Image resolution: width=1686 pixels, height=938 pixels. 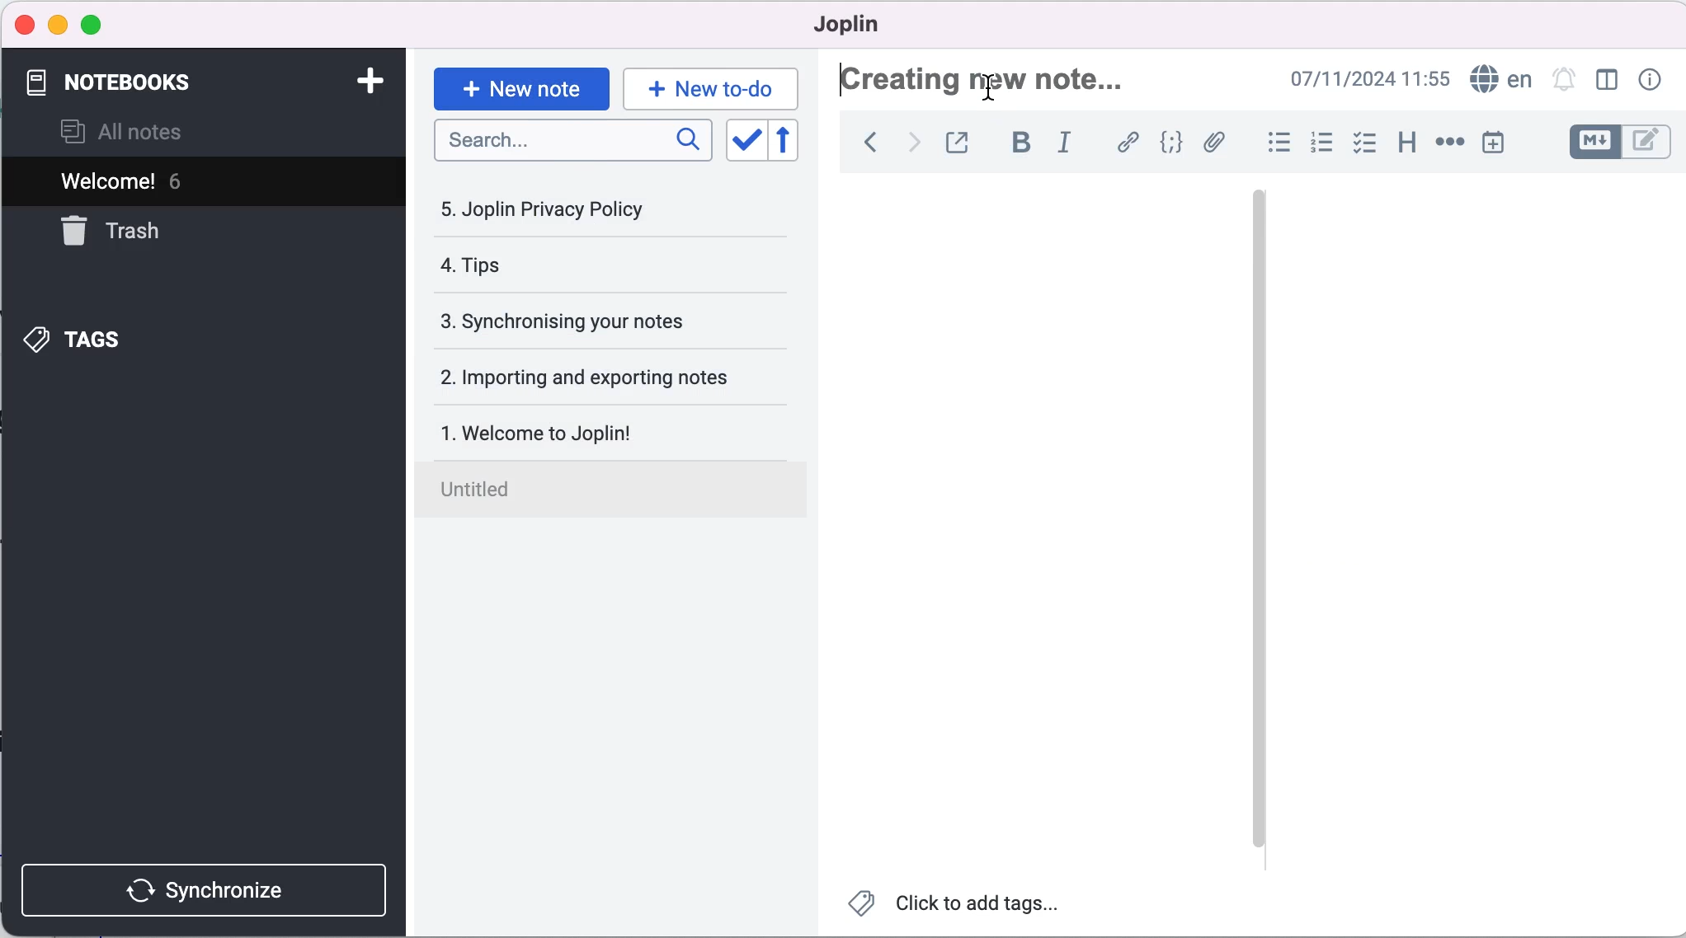 What do you see at coordinates (1124, 143) in the screenshot?
I see `hyperlink` at bounding box center [1124, 143].